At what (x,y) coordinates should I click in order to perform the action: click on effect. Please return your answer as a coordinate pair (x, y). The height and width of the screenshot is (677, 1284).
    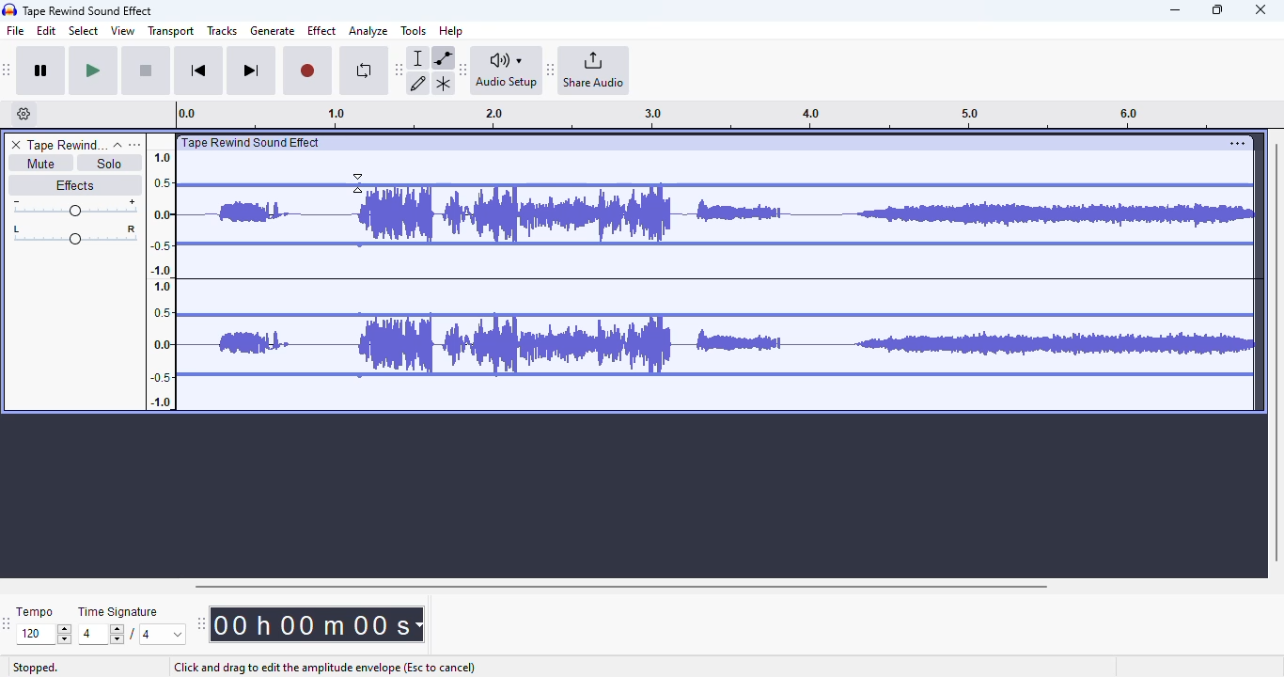
    Looking at the image, I should click on (321, 30).